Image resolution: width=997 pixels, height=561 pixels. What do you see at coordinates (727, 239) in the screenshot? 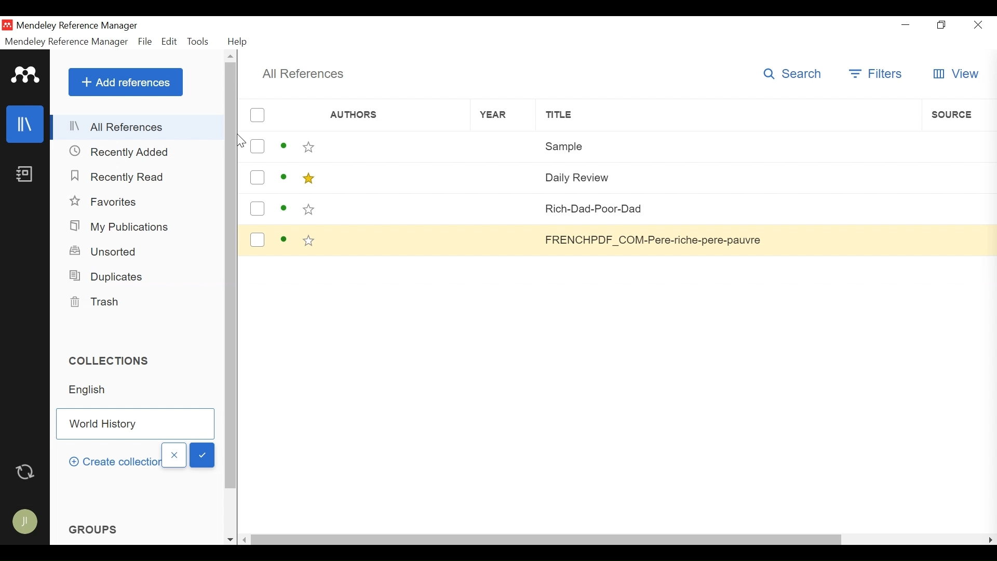
I see `FRENCHPDF_COM-Pere-riche-pere-pauvre` at bounding box center [727, 239].